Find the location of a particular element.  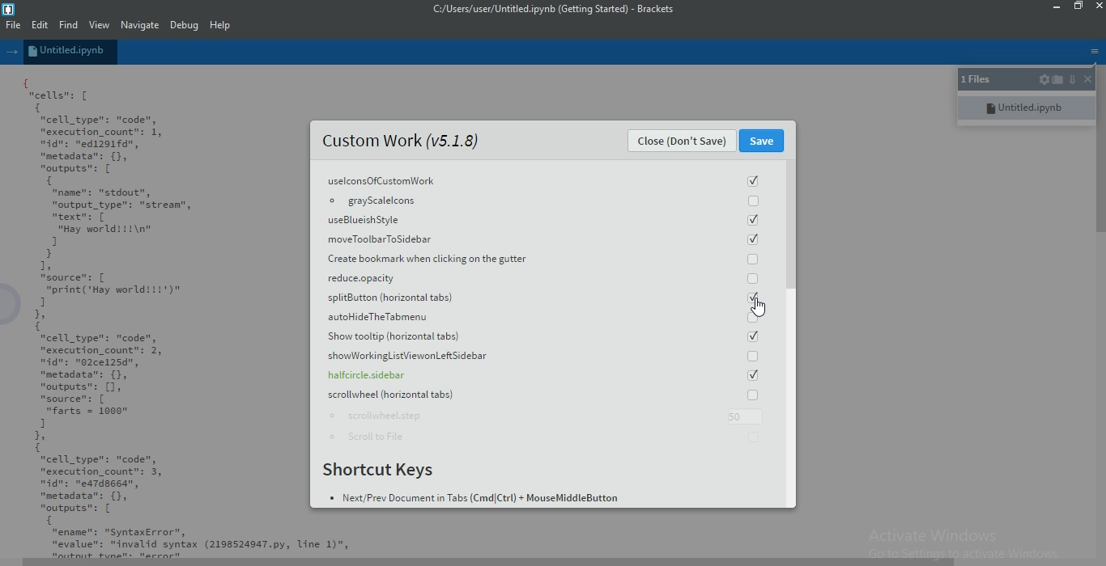

View is located at coordinates (100, 24).